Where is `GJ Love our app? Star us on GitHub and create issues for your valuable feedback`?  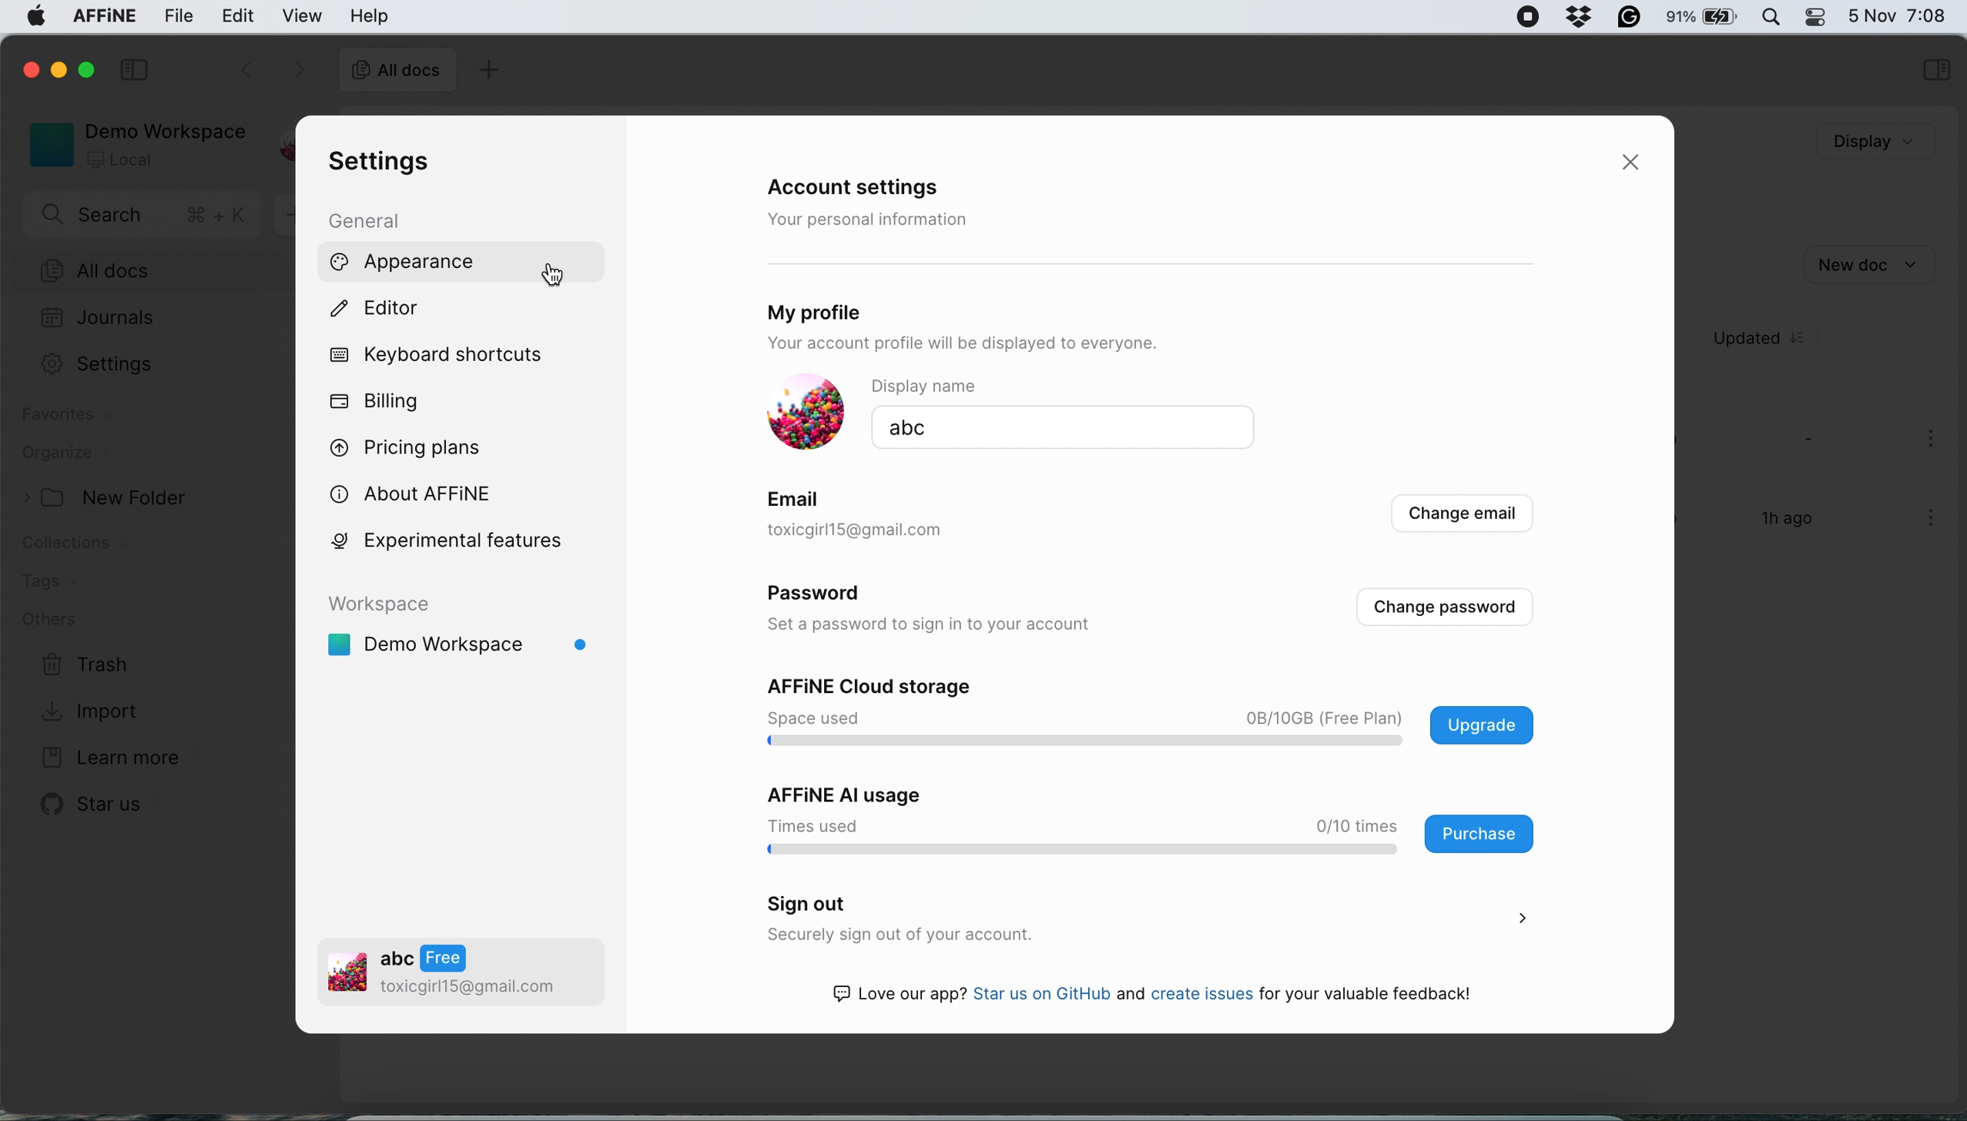
GJ Love our app? Star us on GitHub and create issues for your valuable feedback is located at coordinates (1152, 995).